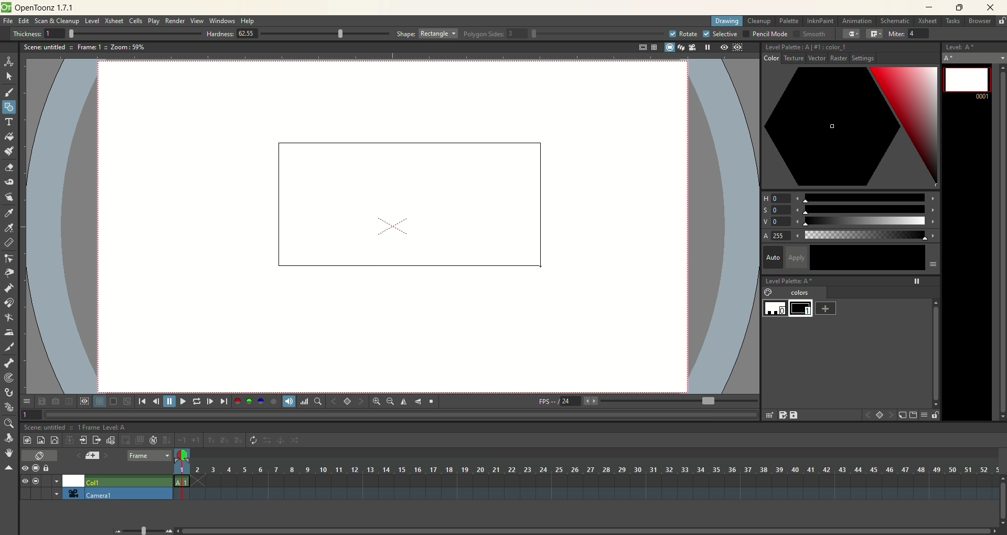 The image size is (1007, 535). Describe the element at coordinates (10, 228) in the screenshot. I see `RGB picker` at that location.